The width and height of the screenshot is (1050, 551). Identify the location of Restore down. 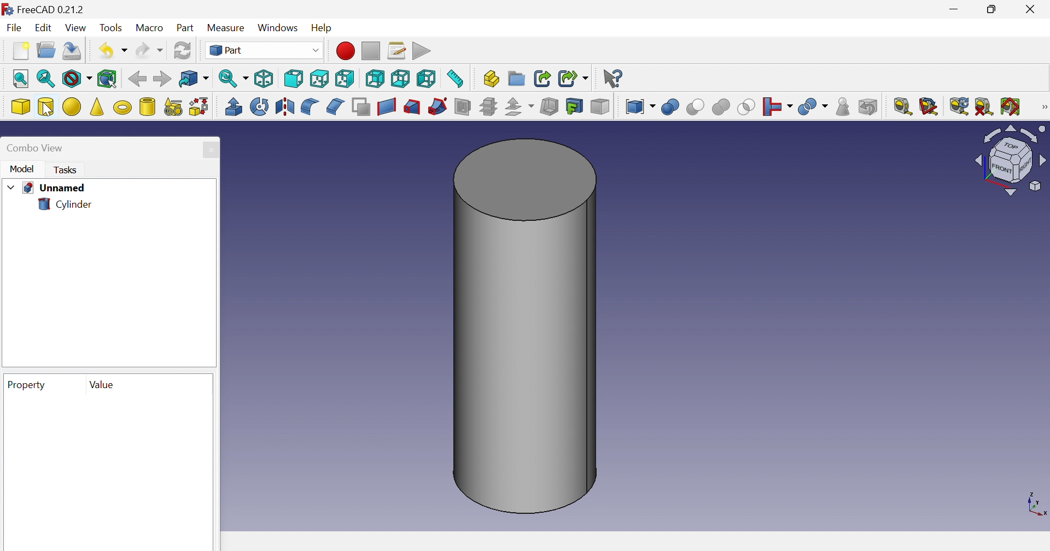
(994, 9).